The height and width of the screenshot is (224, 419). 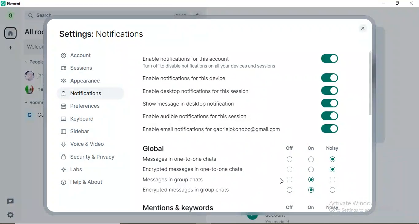 What do you see at coordinates (86, 93) in the screenshot?
I see `notifications` at bounding box center [86, 93].